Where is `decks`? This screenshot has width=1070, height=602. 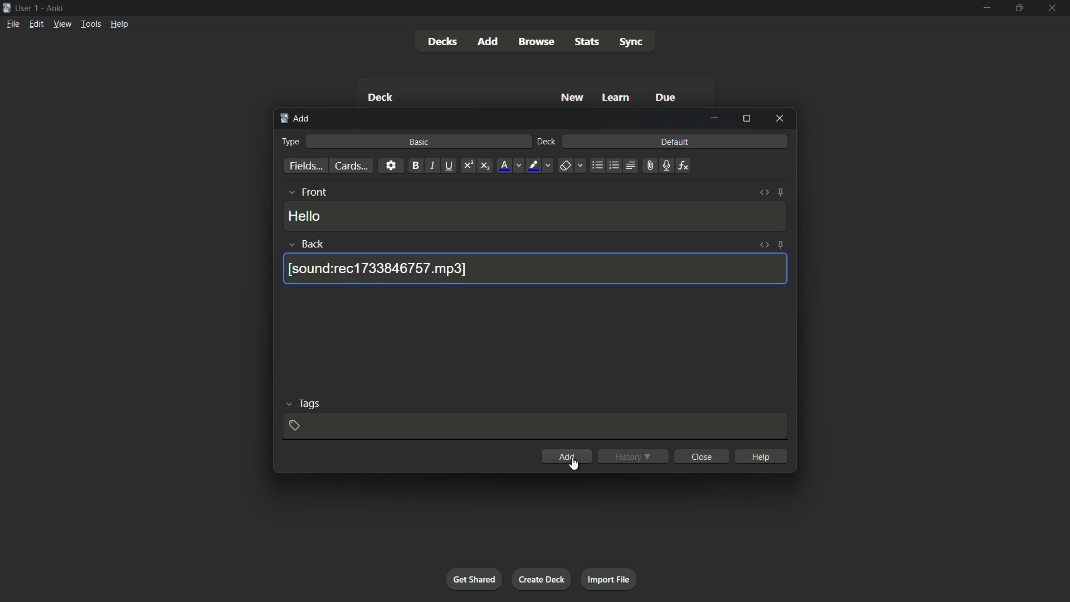
decks is located at coordinates (443, 42).